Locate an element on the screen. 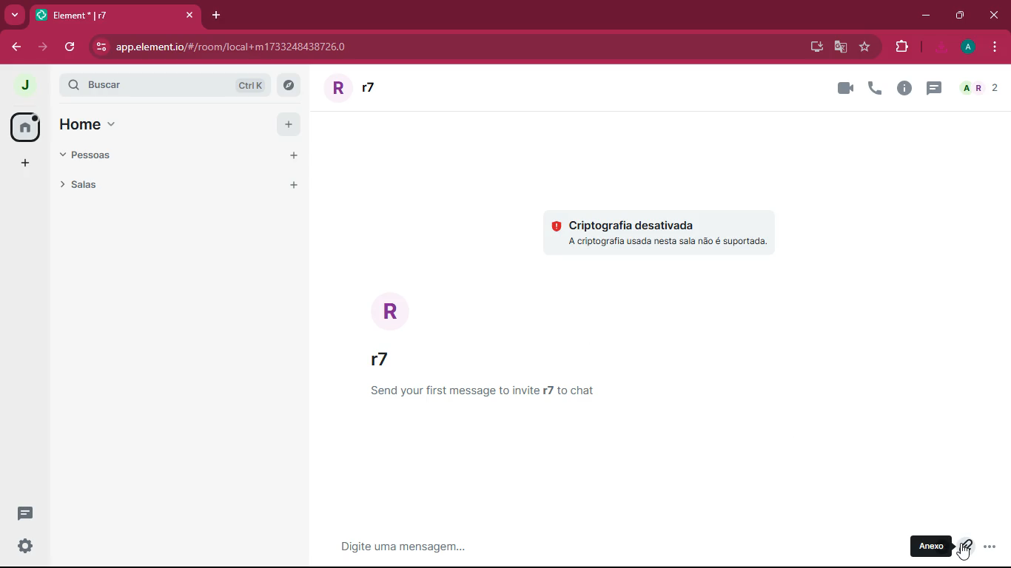 Image resolution: width=1011 pixels, height=568 pixels. home is located at coordinates (103, 124).